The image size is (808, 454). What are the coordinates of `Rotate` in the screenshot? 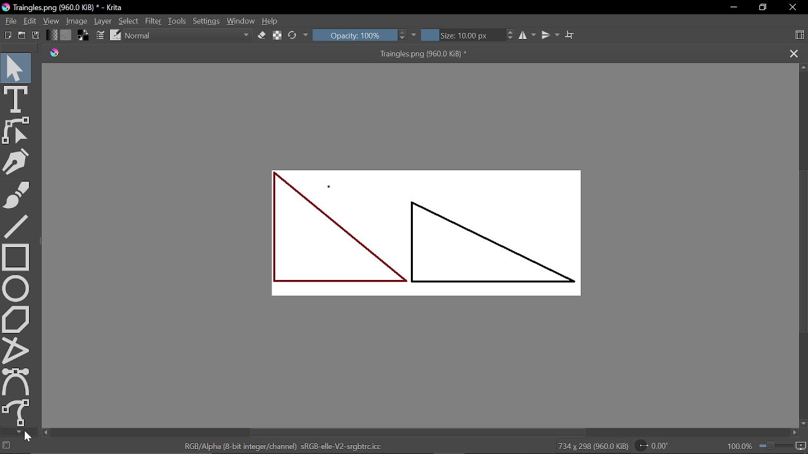 It's located at (655, 445).